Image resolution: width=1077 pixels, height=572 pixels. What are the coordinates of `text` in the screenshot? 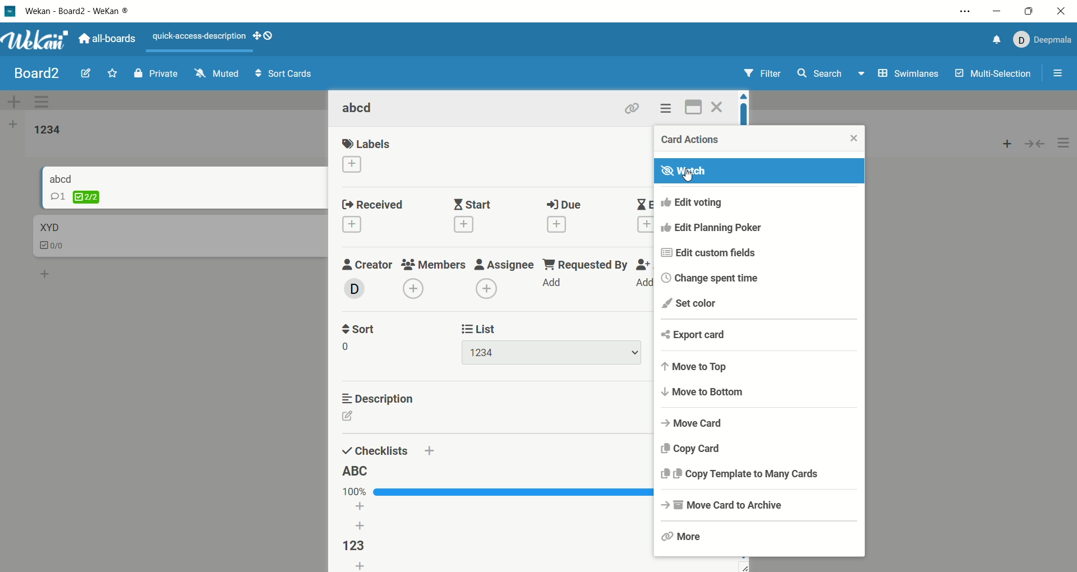 It's located at (200, 37).